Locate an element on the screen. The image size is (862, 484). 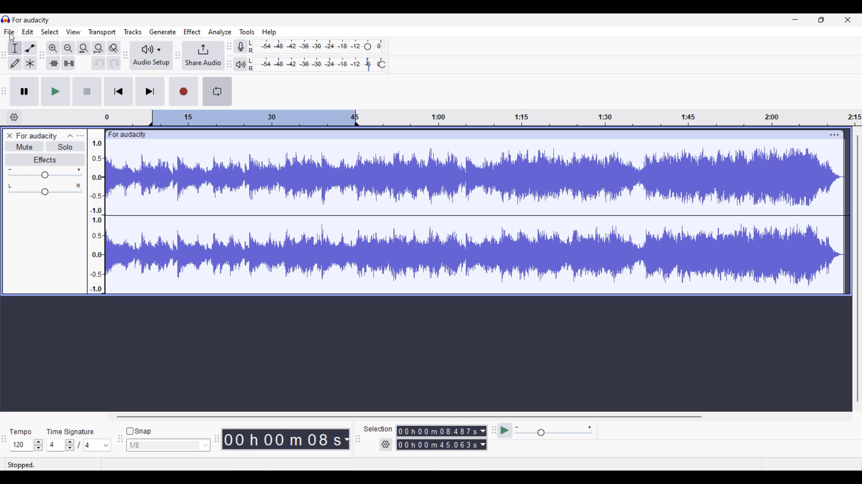
Draw tool is located at coordinates (15, 63).